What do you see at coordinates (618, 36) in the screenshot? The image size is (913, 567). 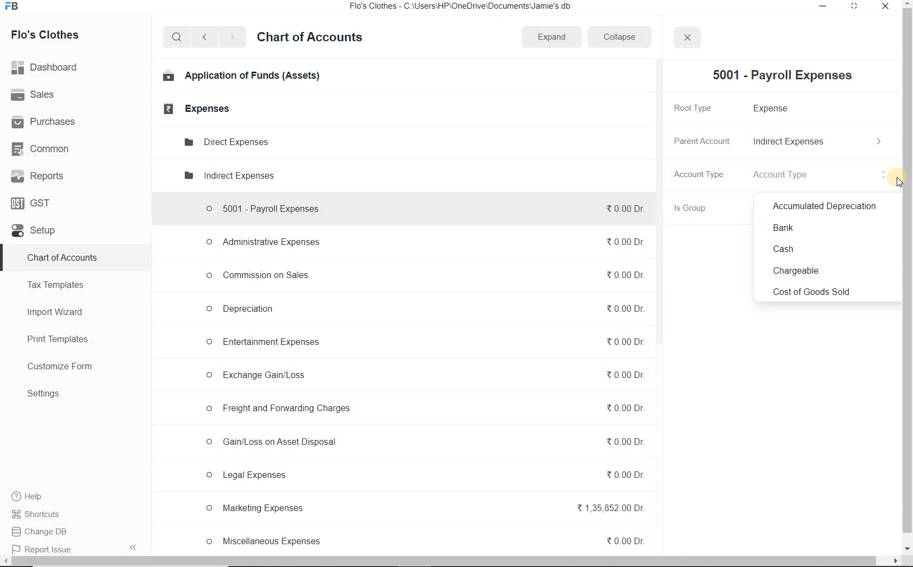 I see `Collapse` at bounding box center [618, 36].